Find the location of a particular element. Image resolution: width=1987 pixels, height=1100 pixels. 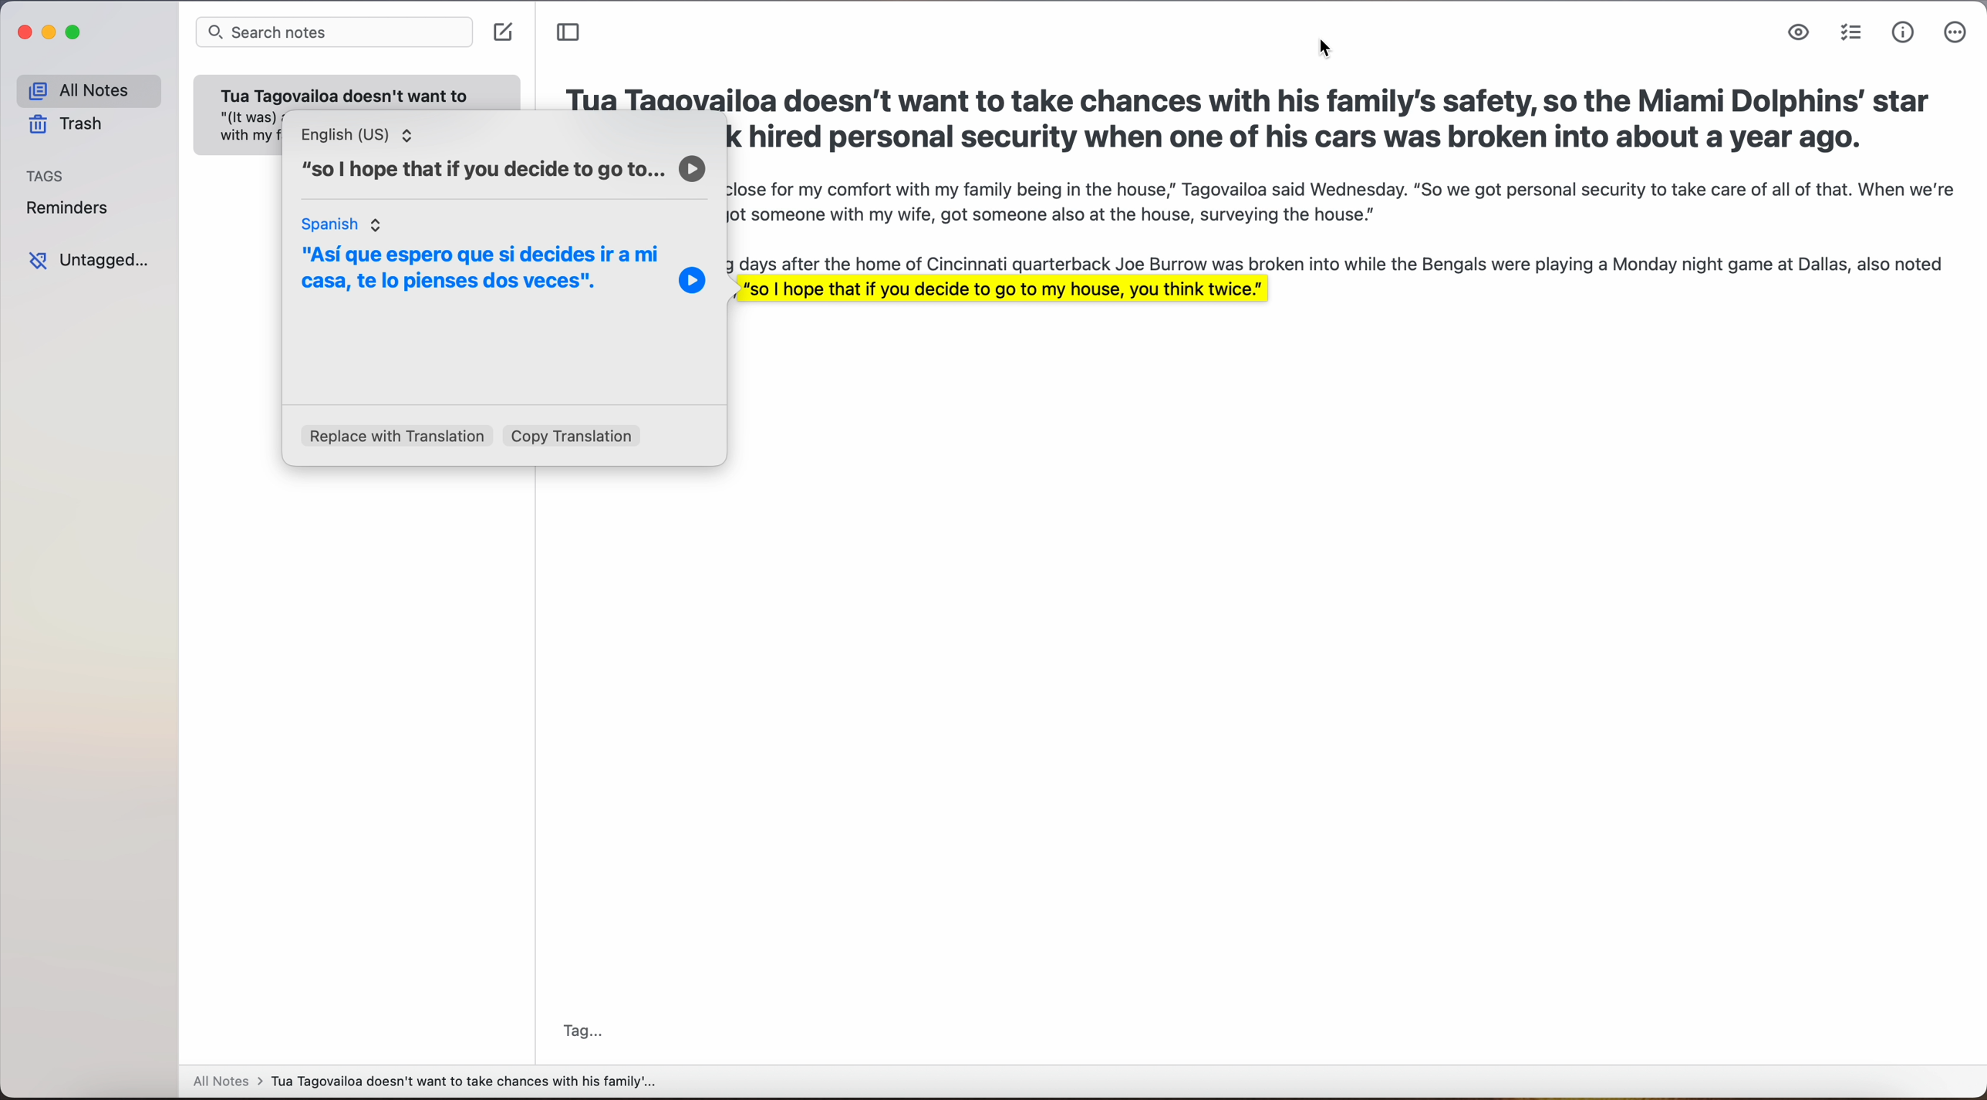

close app is located at coordinates (22, 35).